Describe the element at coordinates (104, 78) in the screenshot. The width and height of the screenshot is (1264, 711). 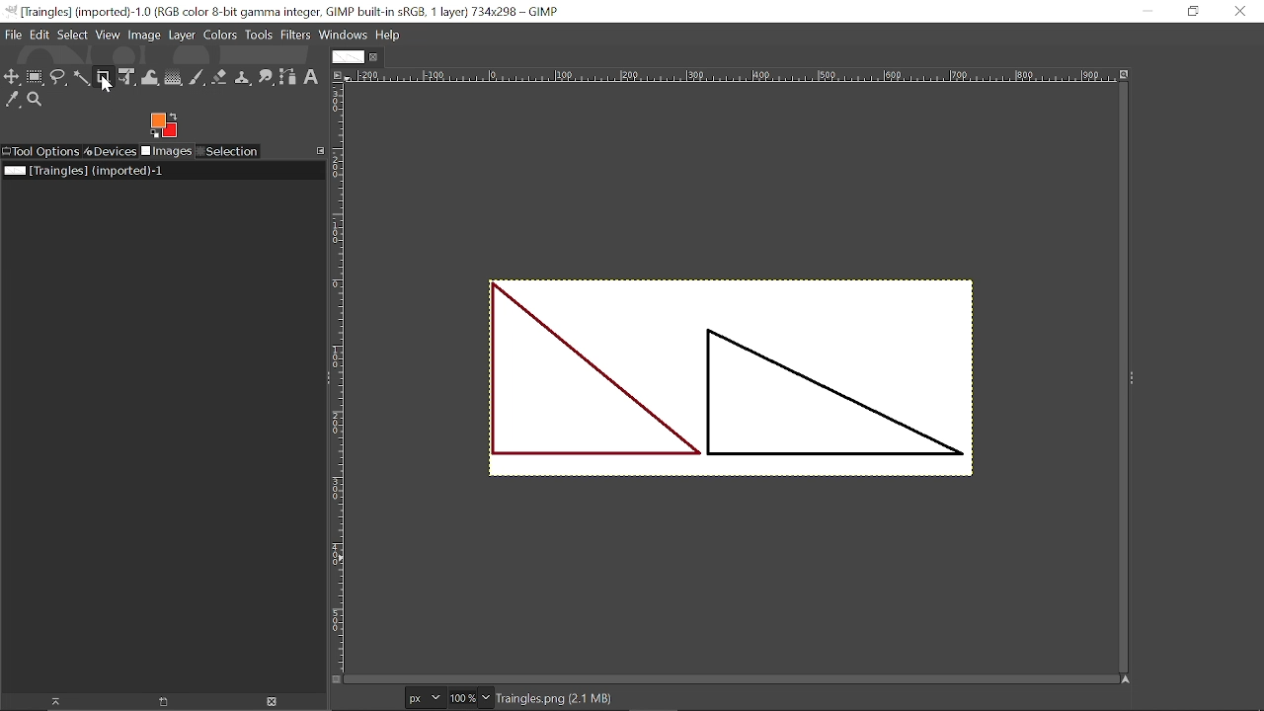
I see `Crop tool` at that location.